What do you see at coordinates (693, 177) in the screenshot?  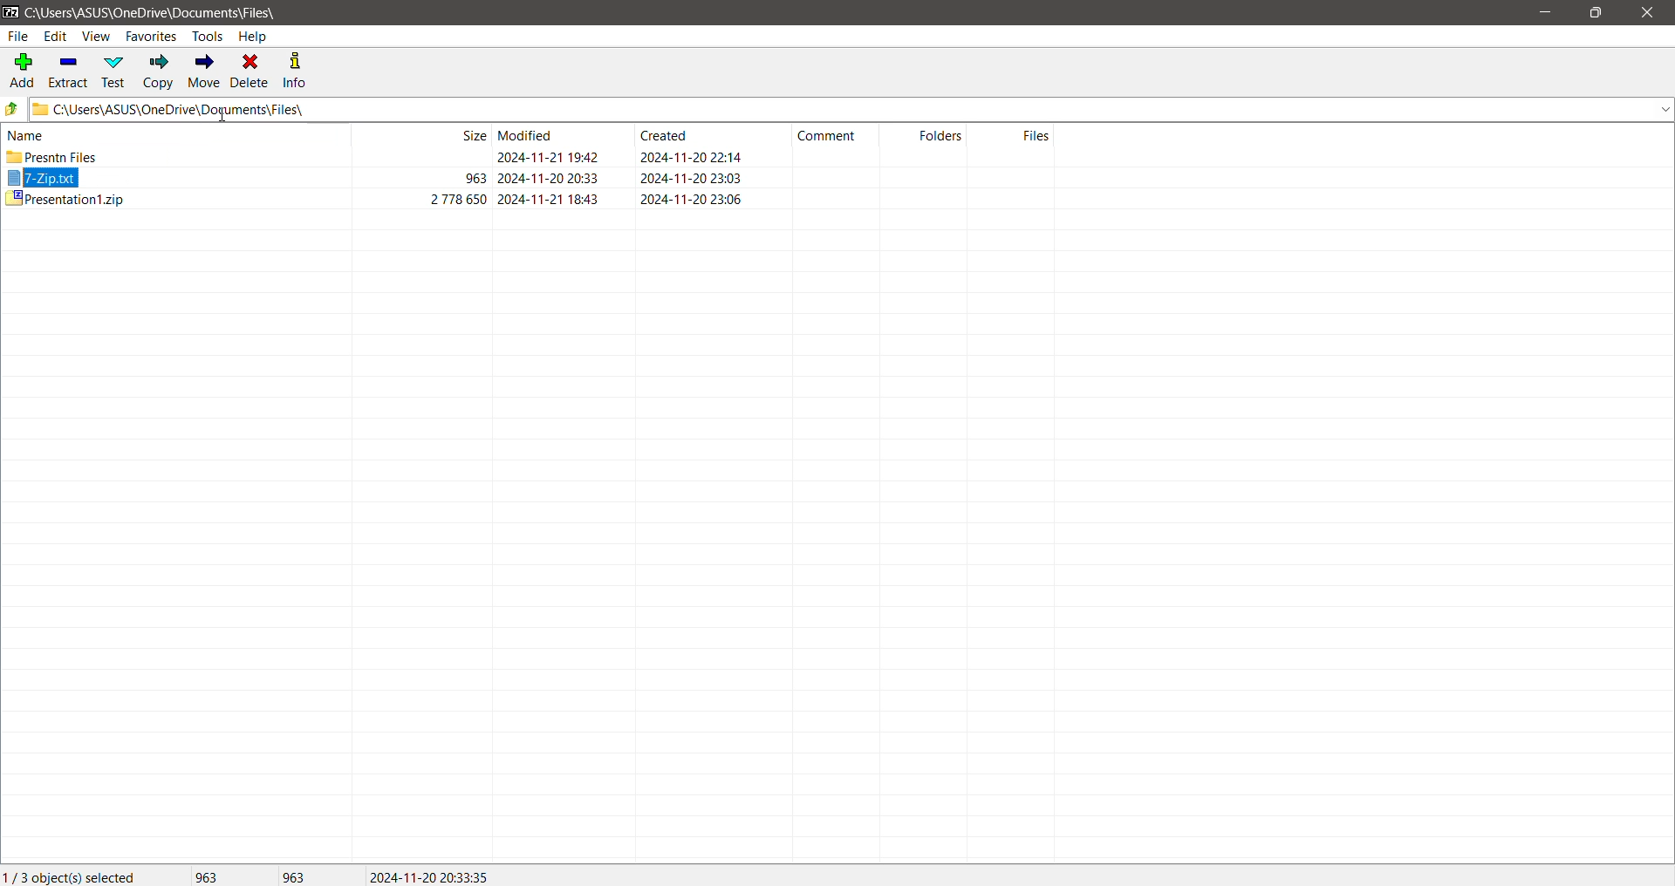 I see `created date & tim` at bounding box center [693, 177].